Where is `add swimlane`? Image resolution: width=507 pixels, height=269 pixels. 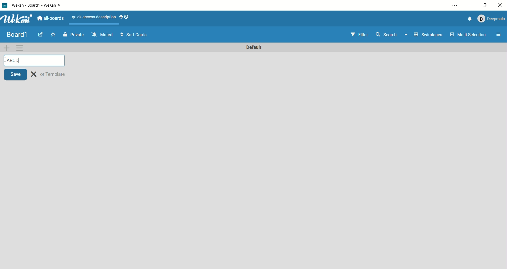
add swimlane is located at coordinates (7, 48).